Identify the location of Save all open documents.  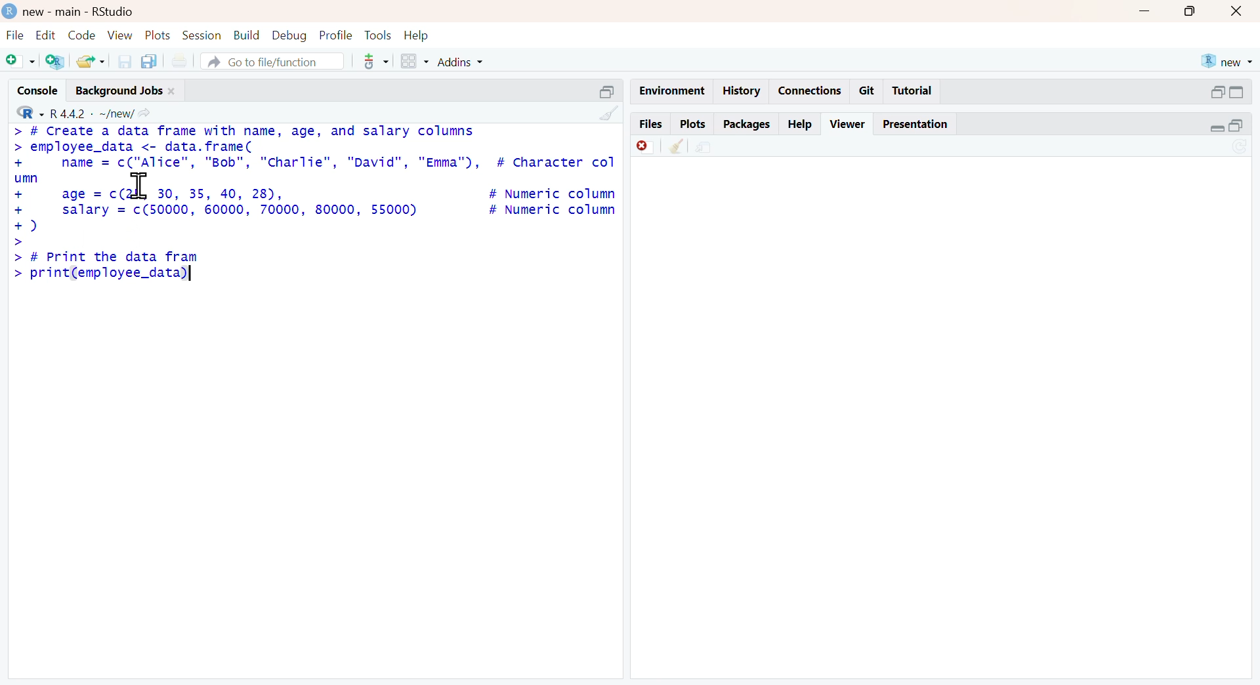
(153, 60).